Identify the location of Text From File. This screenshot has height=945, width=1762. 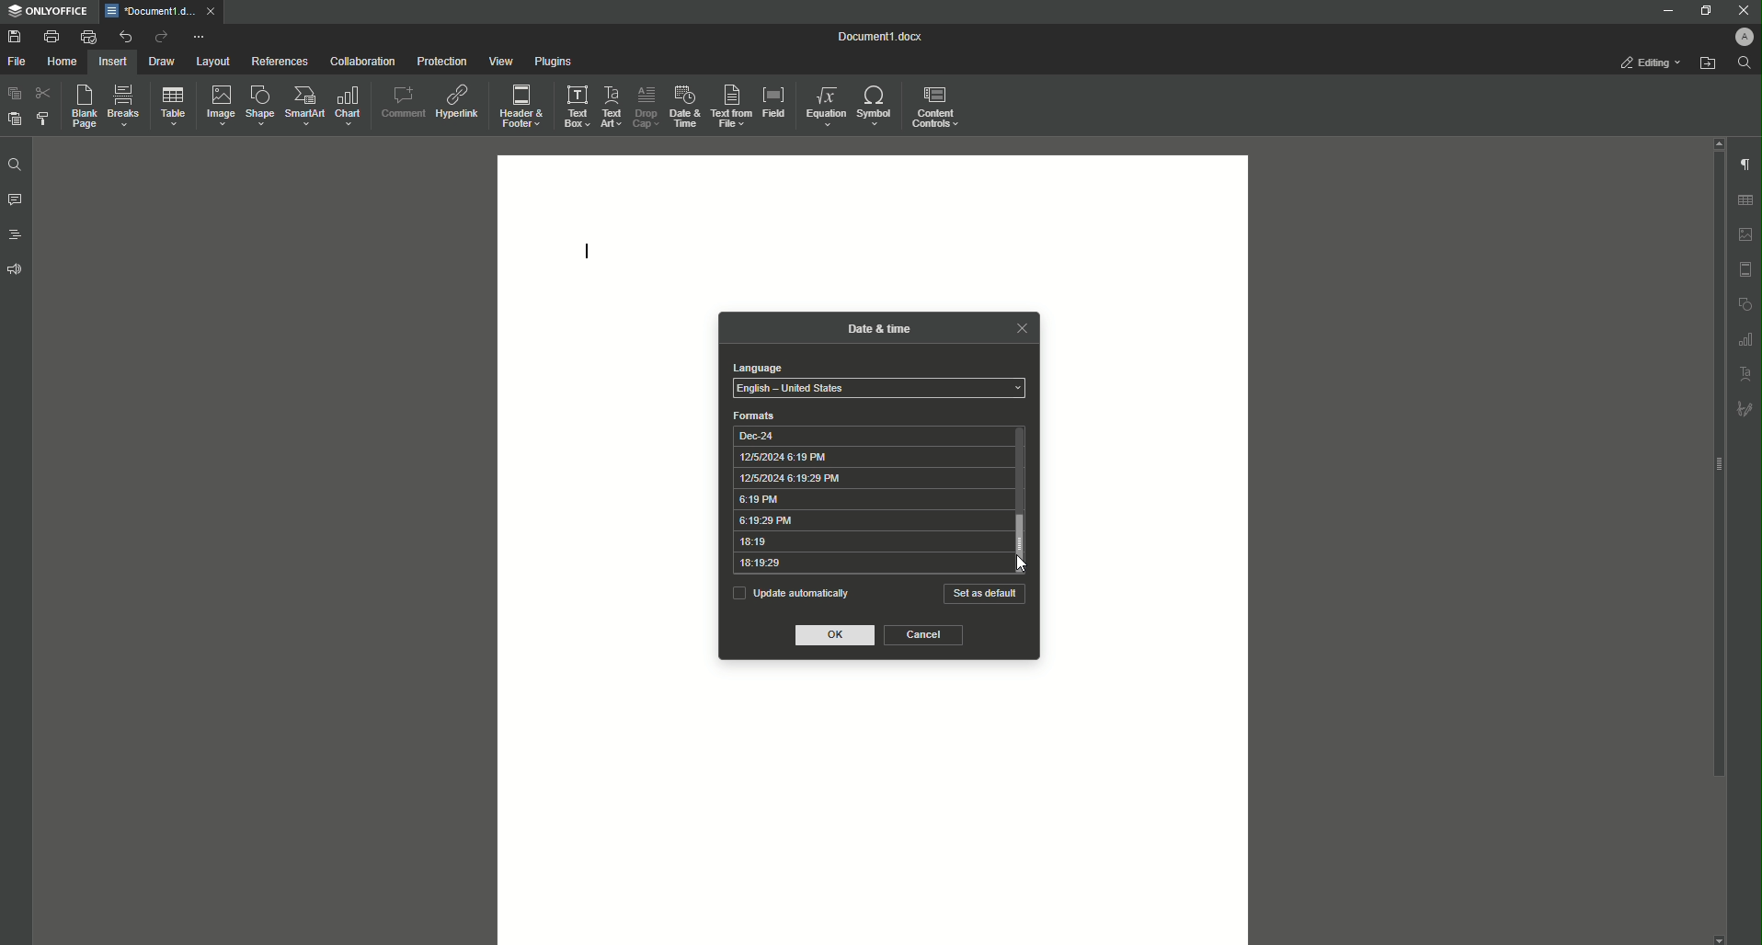
(732, 107).